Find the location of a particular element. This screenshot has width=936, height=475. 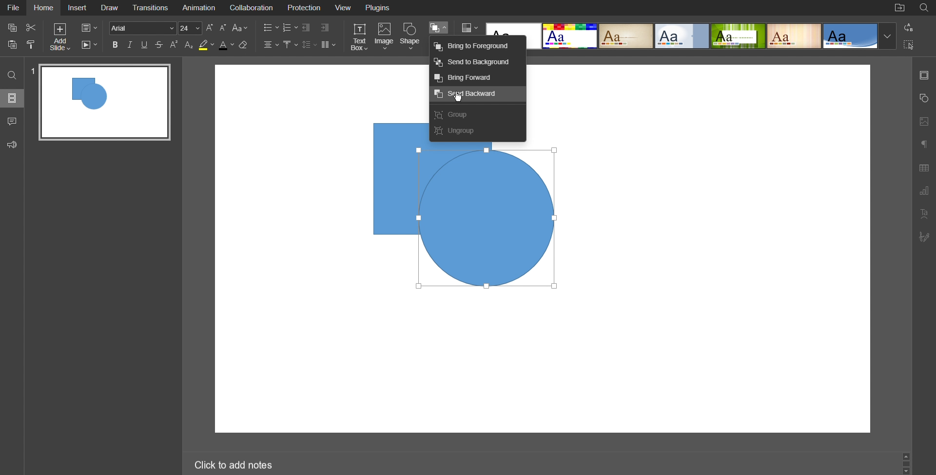

Line Spacing is located at coordinates (308, 44).